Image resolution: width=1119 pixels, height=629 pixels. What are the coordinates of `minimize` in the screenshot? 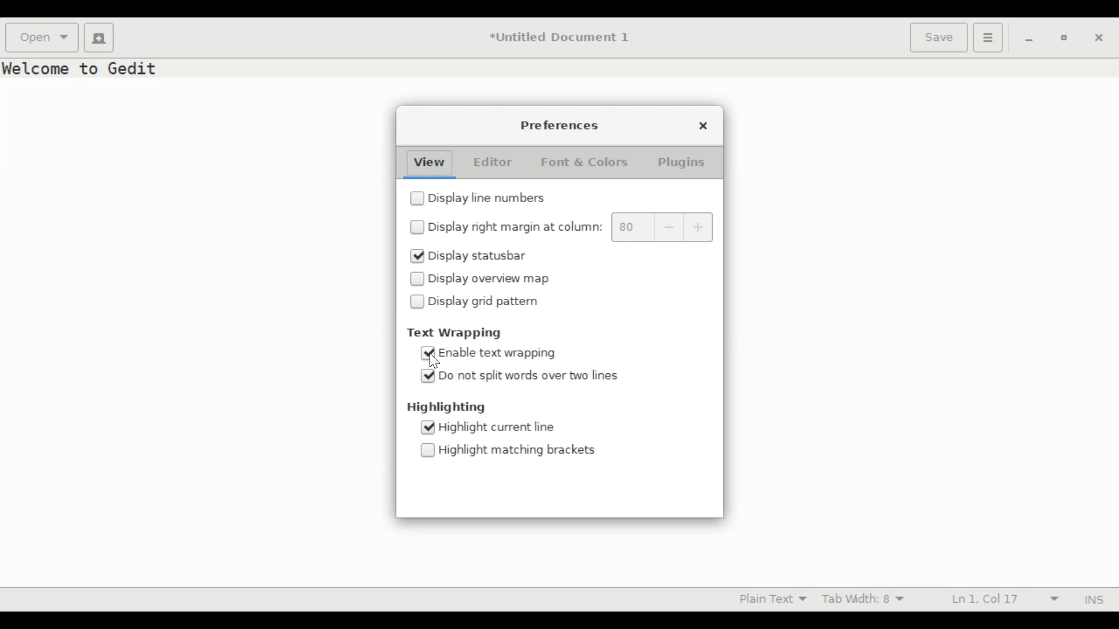 It's located at (1029, 40).